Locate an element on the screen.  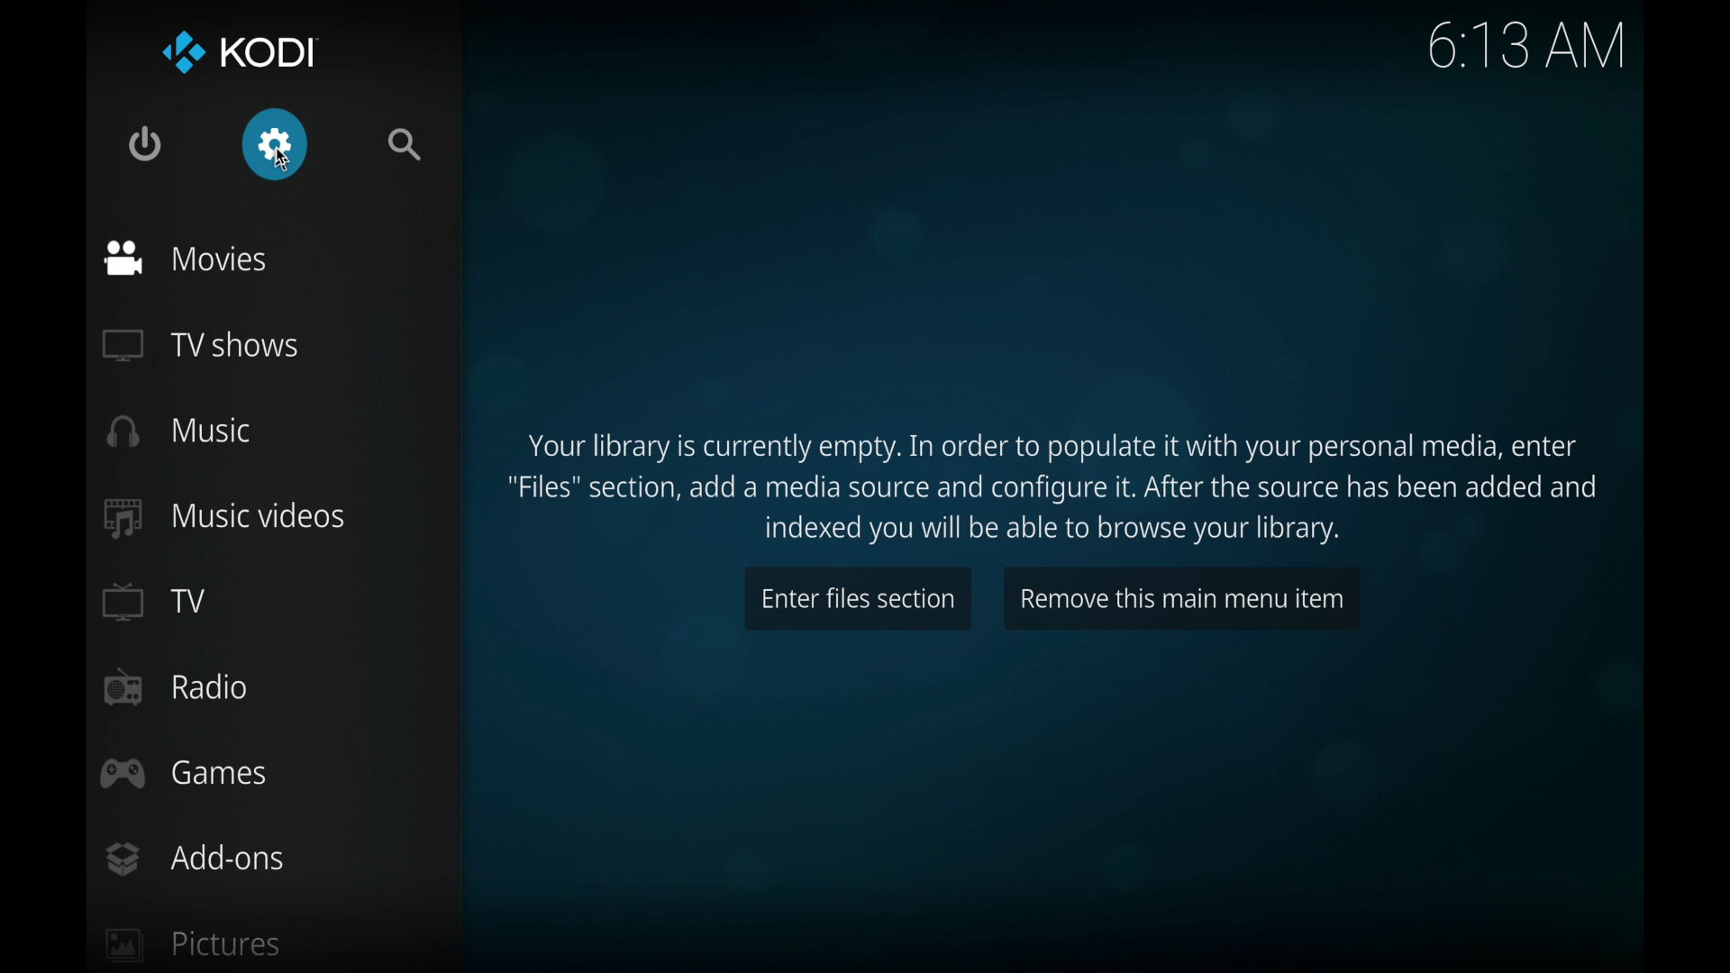
add-ons is located at coordinates (195, 859).